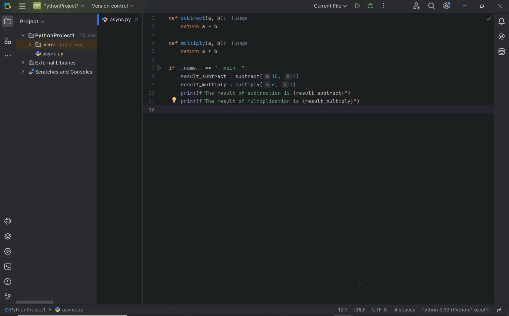 Image resolution: width=509 pixels, height=316 pixels. Describe the element at coordinates (359, 310) in the screenshot. I see `Line separator` at that location.